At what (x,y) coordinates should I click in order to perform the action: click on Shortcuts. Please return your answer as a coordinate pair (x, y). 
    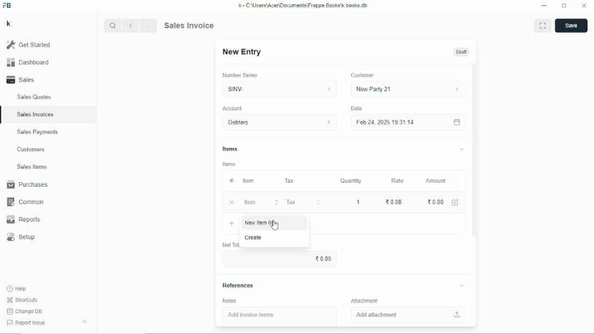
    Looking at the image, I should click on (22, 300).